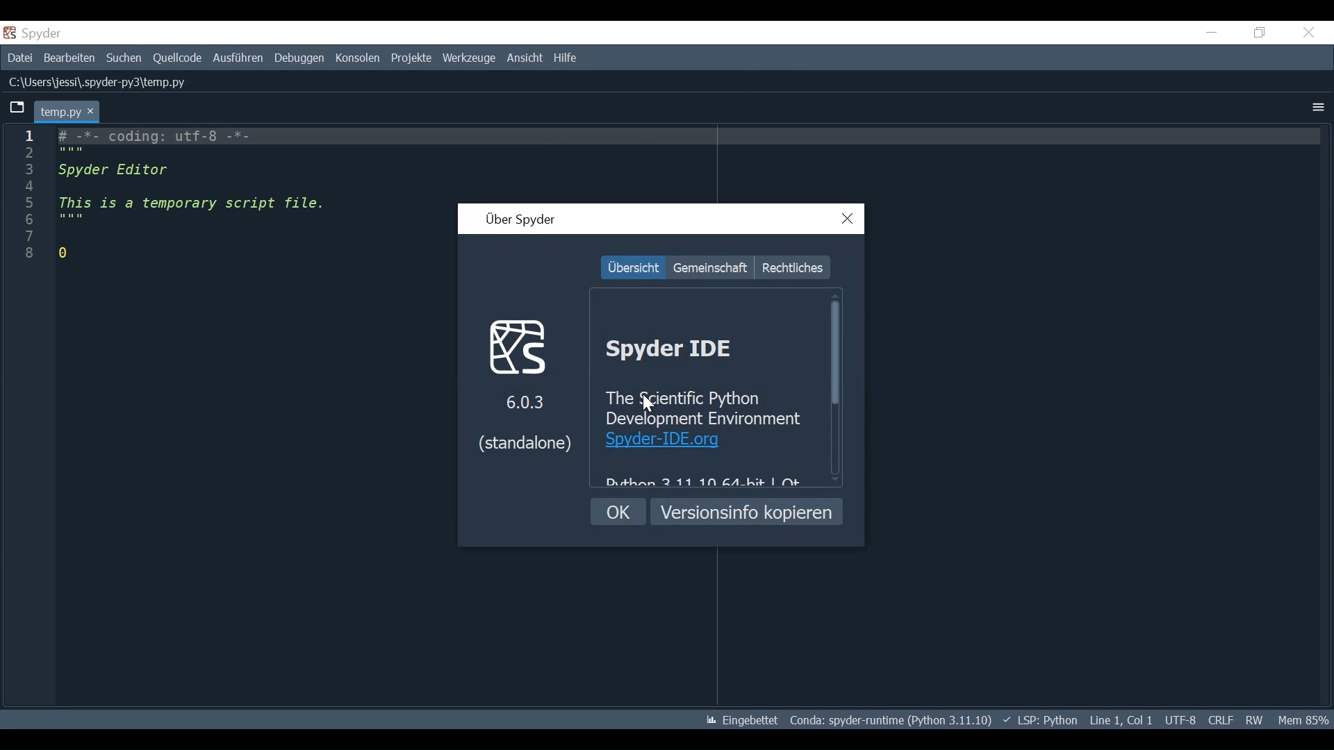 This screenshot has height=750, width=1334. I want to click on Toggle between lintel and interactive Matplotlib, so click(741, 720).